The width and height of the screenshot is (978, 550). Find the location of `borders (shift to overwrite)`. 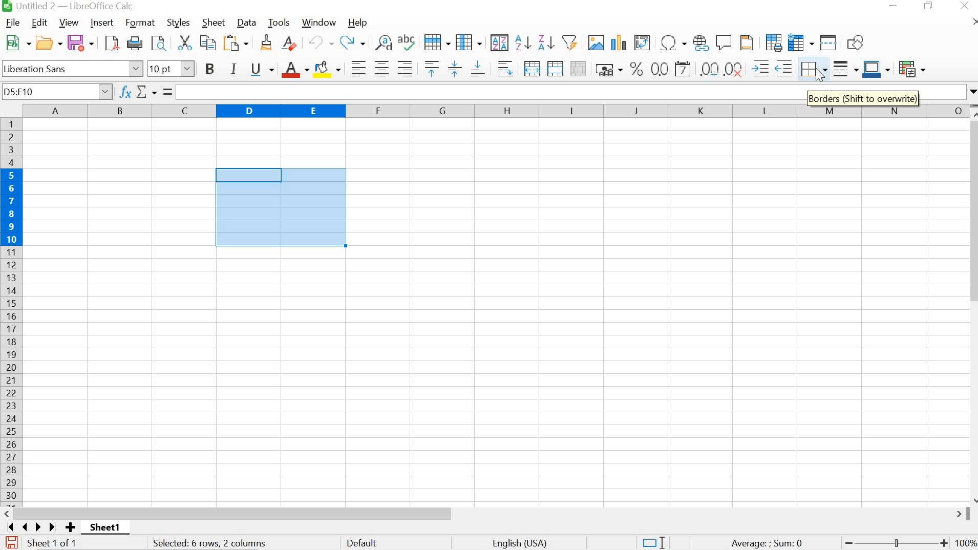

borders (shift to overwrite) is located at coordinates (862, 97).